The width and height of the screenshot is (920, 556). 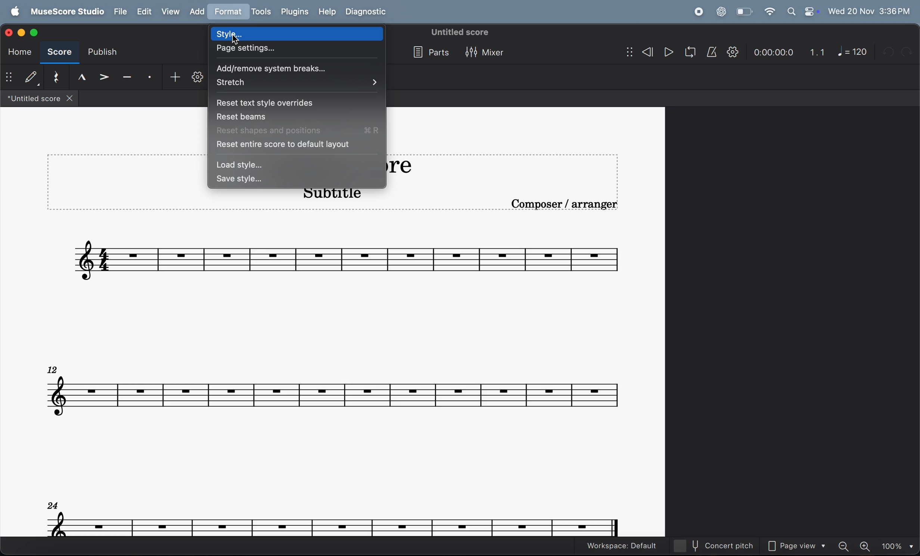 I want to click on reset entire to default score, so click(x=296, y=146).